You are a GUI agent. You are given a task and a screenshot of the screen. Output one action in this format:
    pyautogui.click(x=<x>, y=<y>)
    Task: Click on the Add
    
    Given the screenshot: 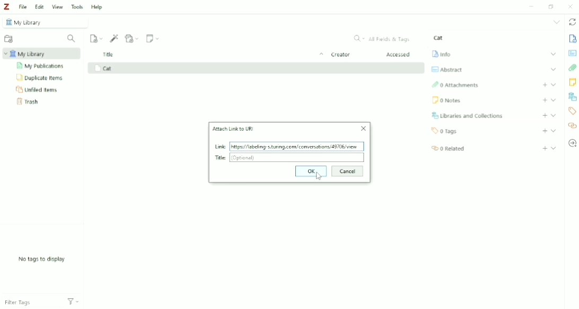 What is the action you would take?
    pyautogui.click(x=545, y=85)
    